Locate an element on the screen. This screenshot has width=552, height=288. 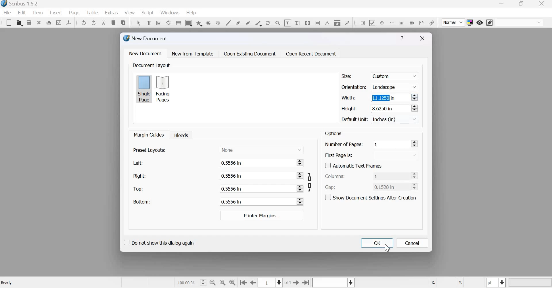
Present layouts:  is located at coordinates (150, 150).